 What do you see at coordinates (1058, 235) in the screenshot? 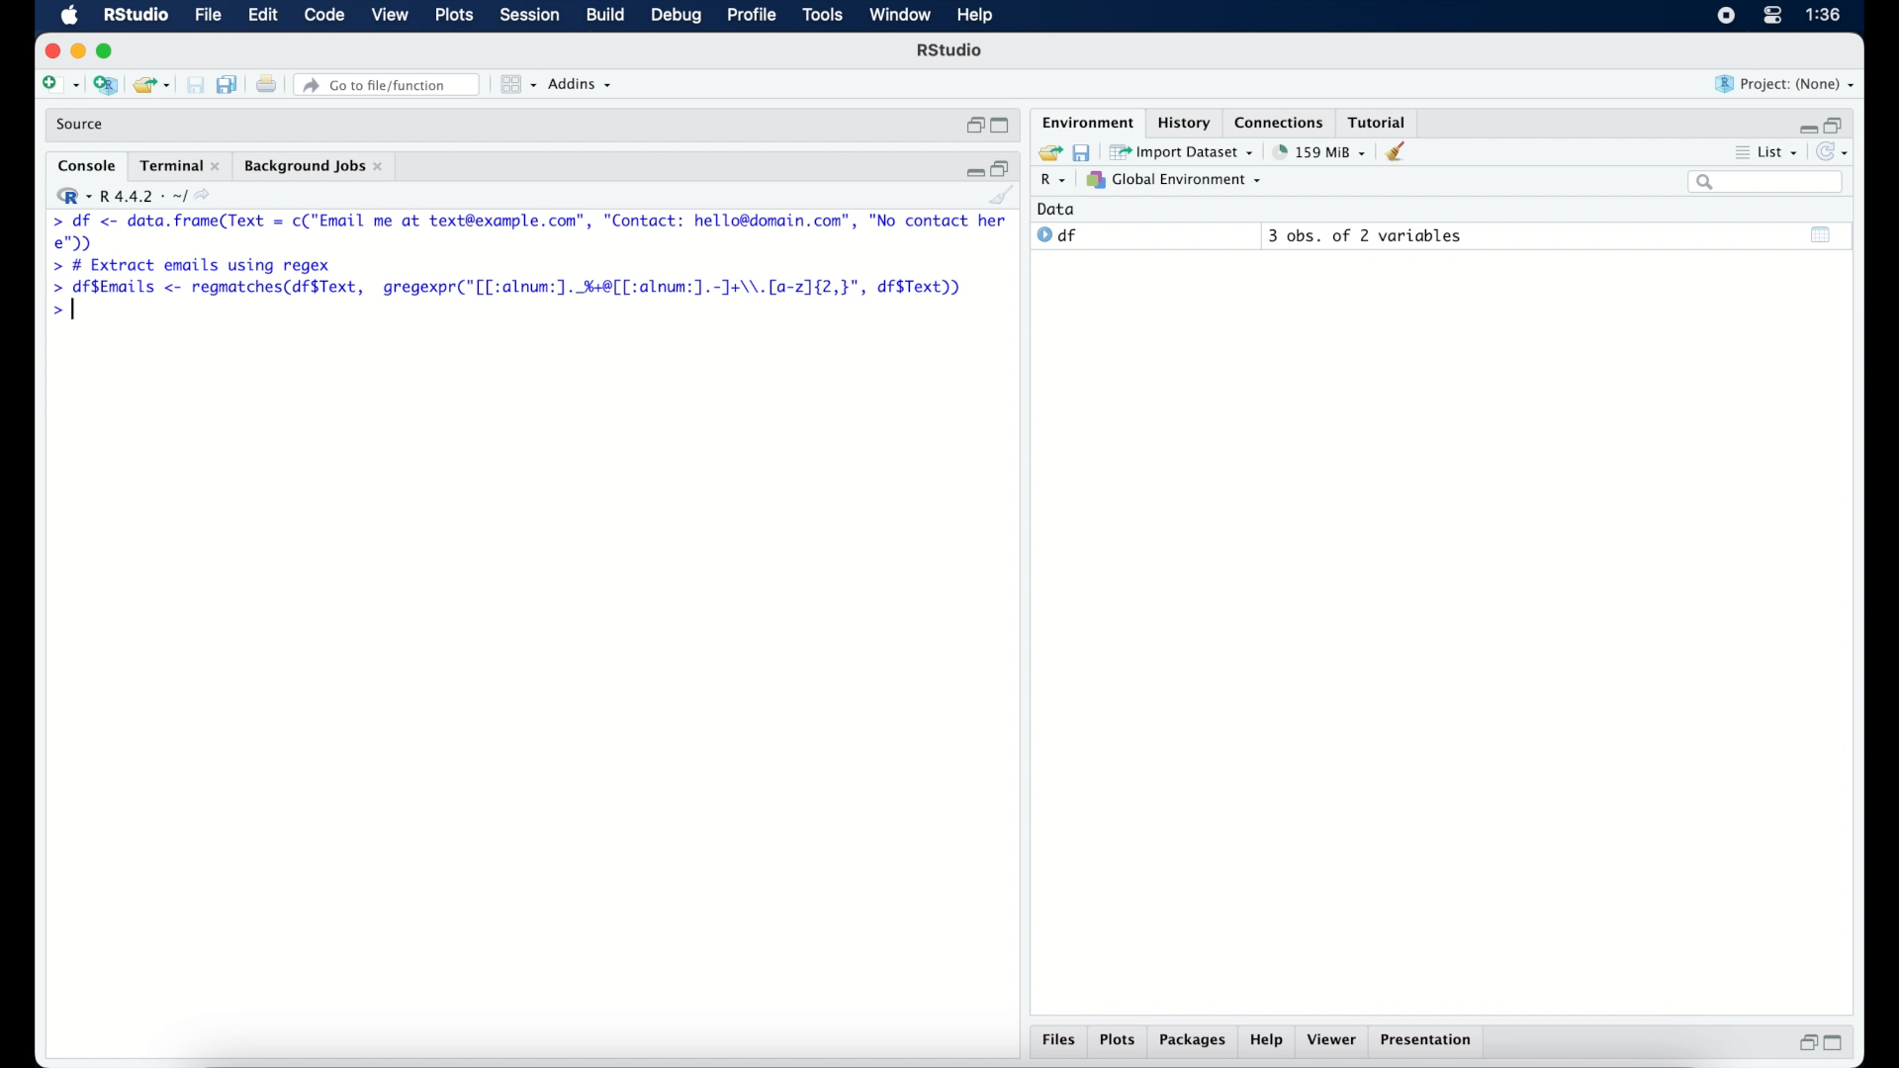
I see `df` at bounding box center [1058, 235].